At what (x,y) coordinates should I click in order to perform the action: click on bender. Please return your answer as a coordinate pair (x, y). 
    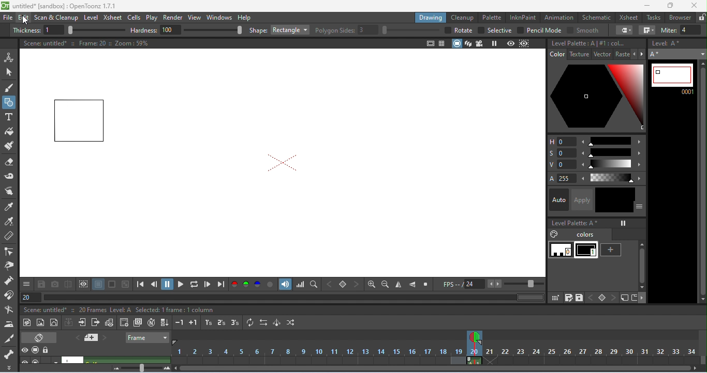
    Looking at the image, I should click on (10, 309).